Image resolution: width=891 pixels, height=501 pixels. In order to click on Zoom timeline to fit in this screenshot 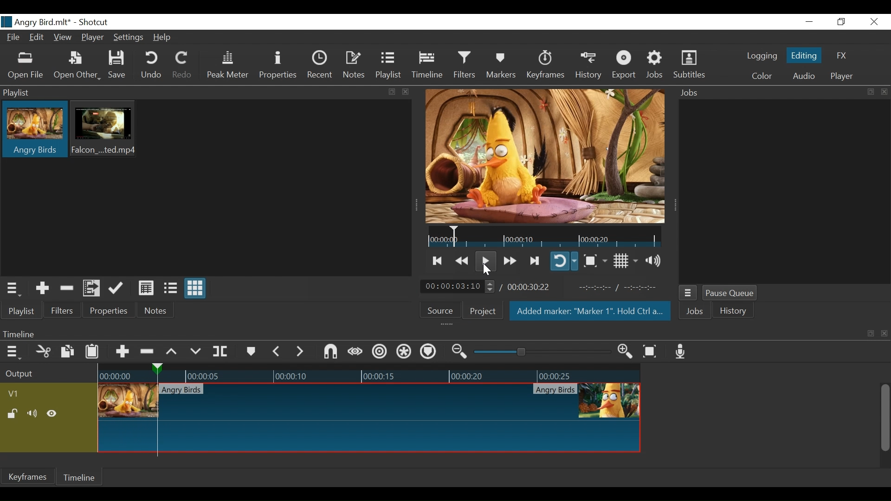, I will do `click(650, 353)`.